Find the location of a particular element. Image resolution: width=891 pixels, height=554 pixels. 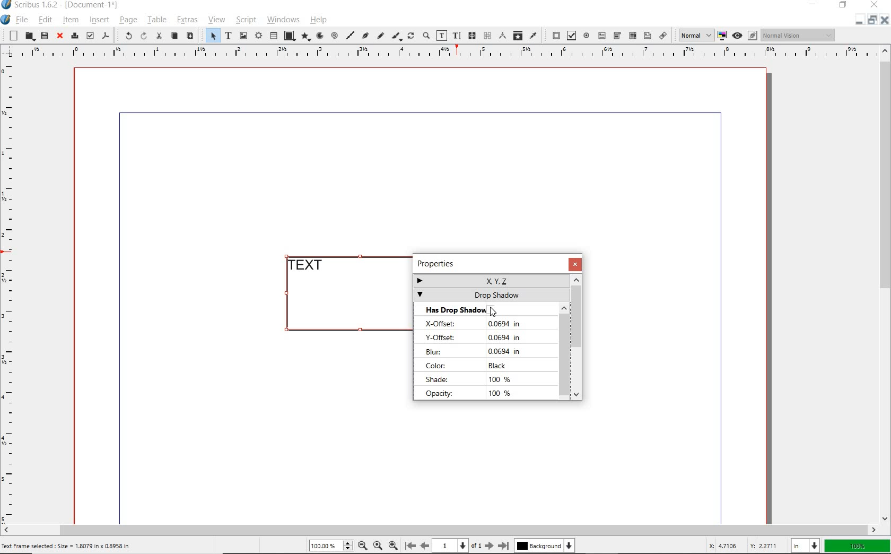

measurements is located at coordinates (501, 35).